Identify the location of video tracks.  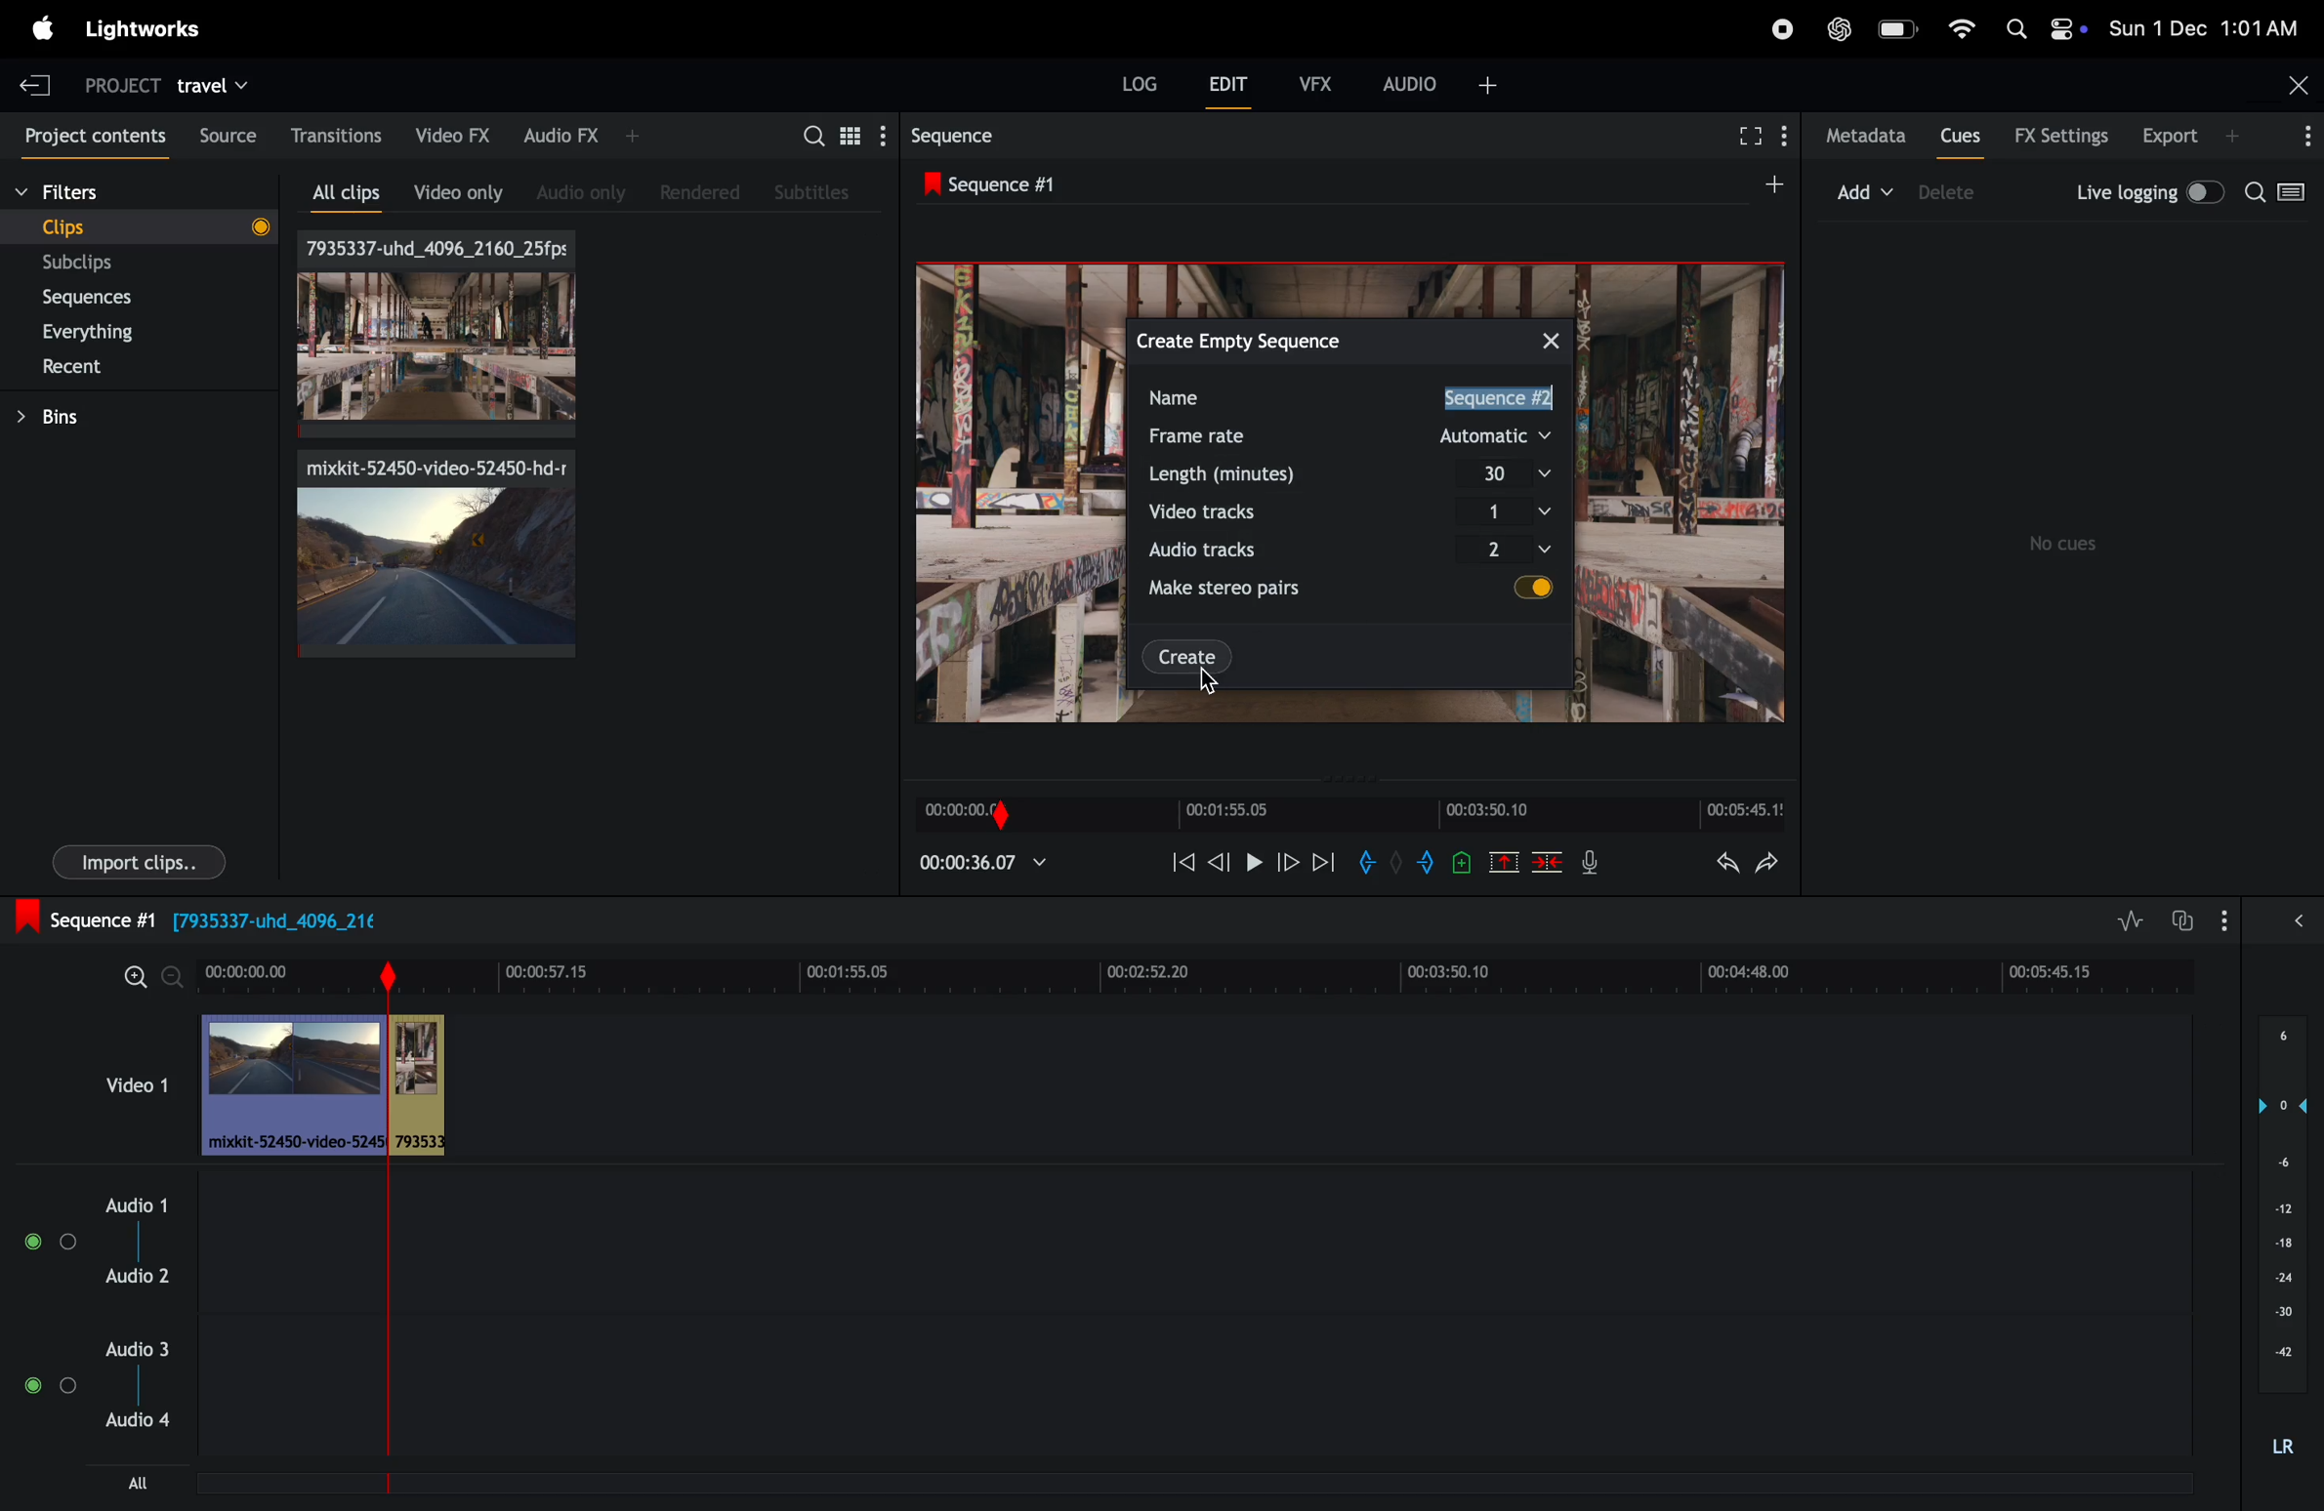
(1224, 511).